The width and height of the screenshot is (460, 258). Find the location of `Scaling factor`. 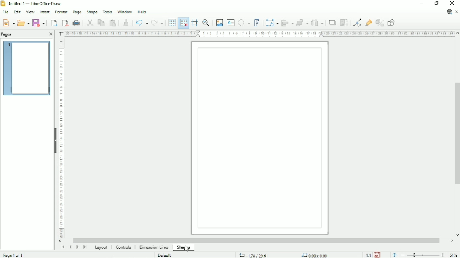

Scaling factor is located at coordinates (368, 255).